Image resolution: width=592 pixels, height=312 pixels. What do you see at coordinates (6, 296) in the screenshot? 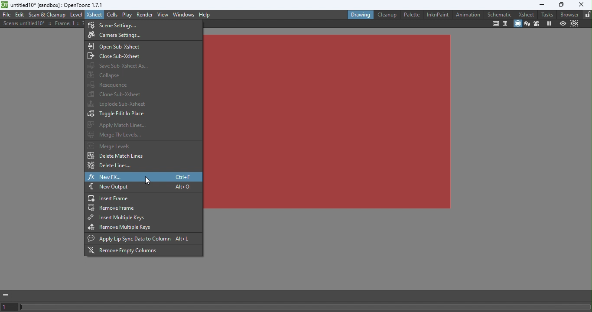
I see `GUI show/hide` at bounding box center [6, 296].